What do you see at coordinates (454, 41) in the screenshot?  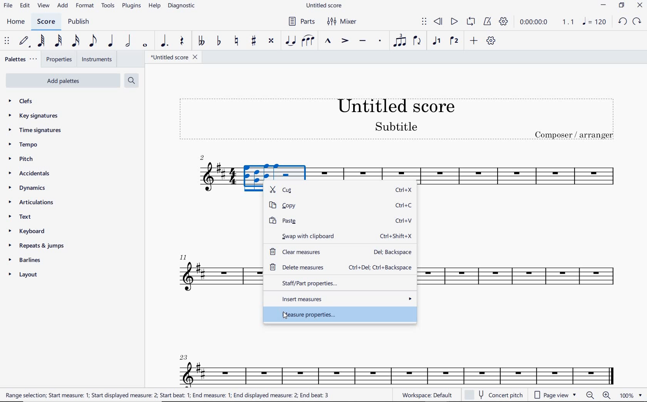 I see `VOICE 2` at bounding box center [454, 41].